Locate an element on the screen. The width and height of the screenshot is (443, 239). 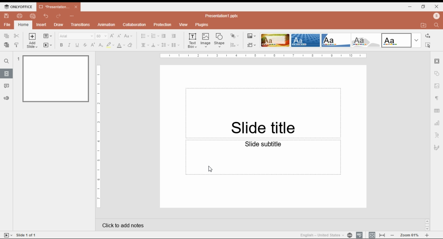
change slide size is located at coordinates (252, 45).